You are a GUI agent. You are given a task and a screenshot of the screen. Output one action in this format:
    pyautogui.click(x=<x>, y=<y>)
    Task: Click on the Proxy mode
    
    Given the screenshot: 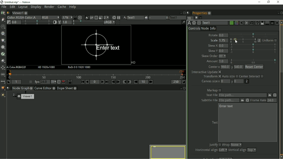 What is the action you would take?
    pyautogui.click(x=101, y=18)
    